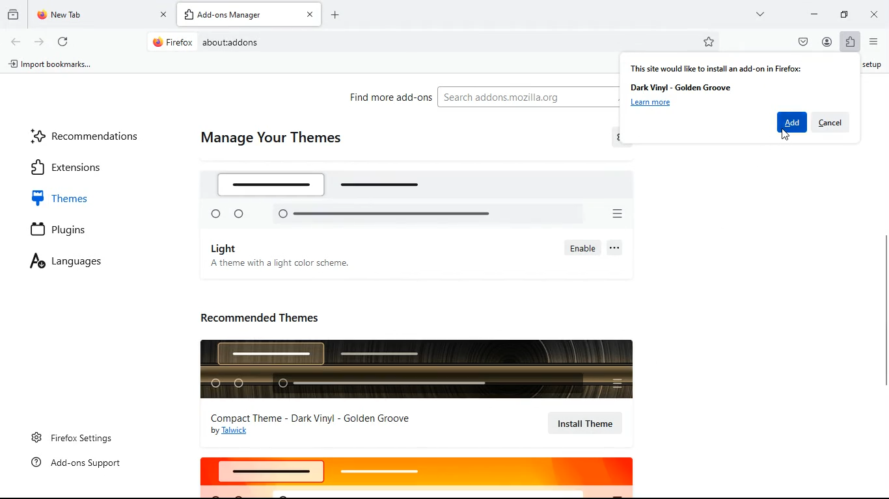 The width and height of the screenshot is (889, 499). I want to click on firefox settings, so click(74, 437).